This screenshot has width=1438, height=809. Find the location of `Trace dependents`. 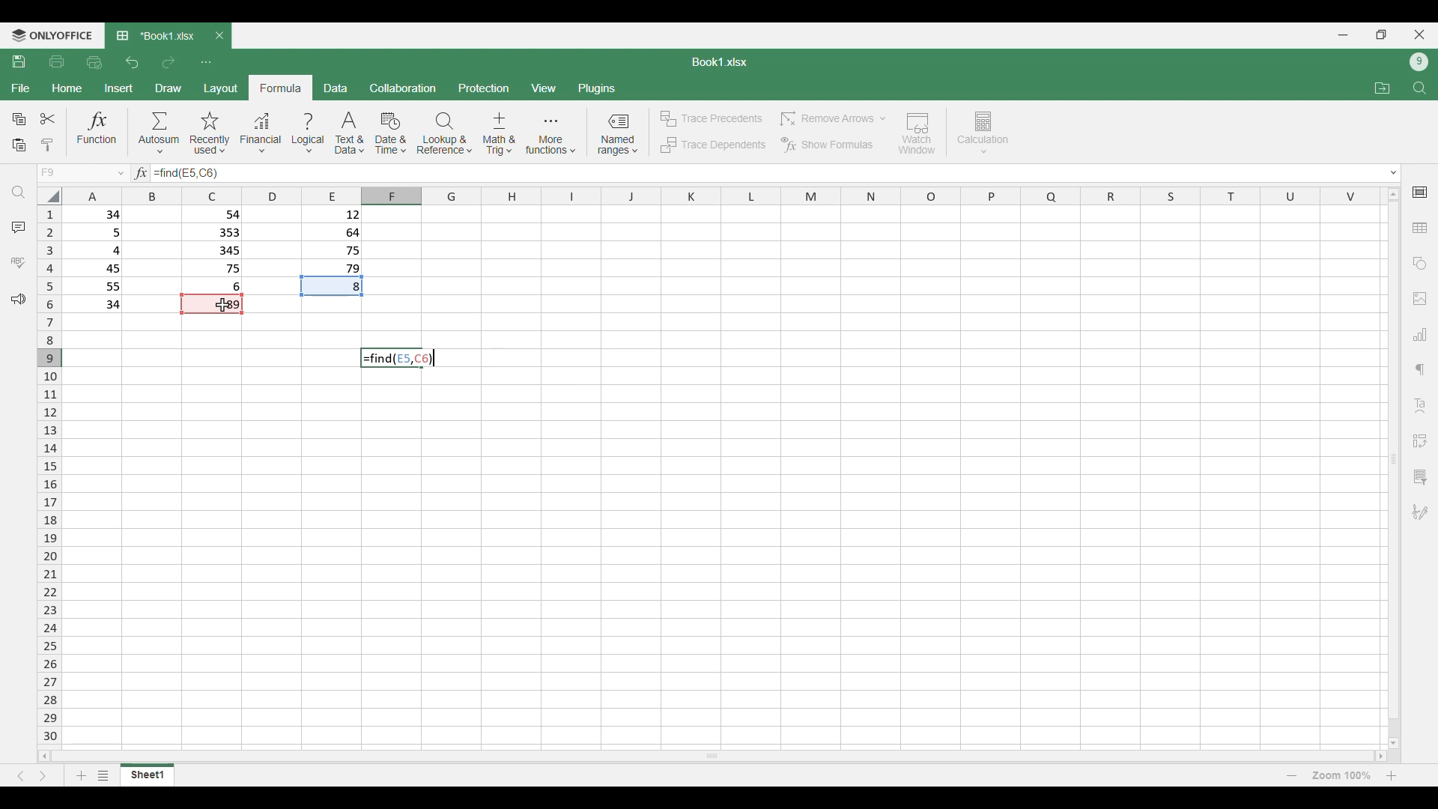

Trace dependents is located at coordinates (712, 145).